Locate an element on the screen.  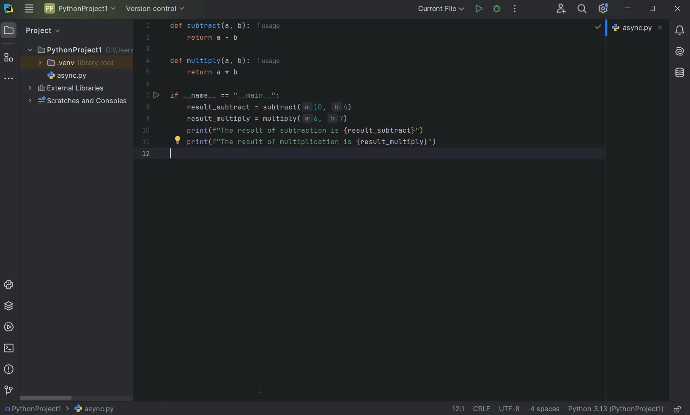
problems is located at coordinates (8, 369).